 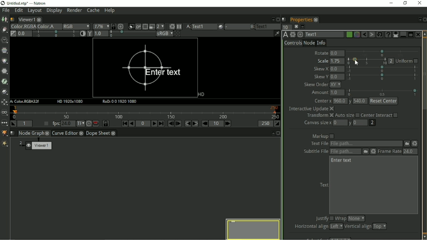 What do you see at coordinates (362, 143) in the screenshot?
I see `Text file` at bounding box center [362, 143].